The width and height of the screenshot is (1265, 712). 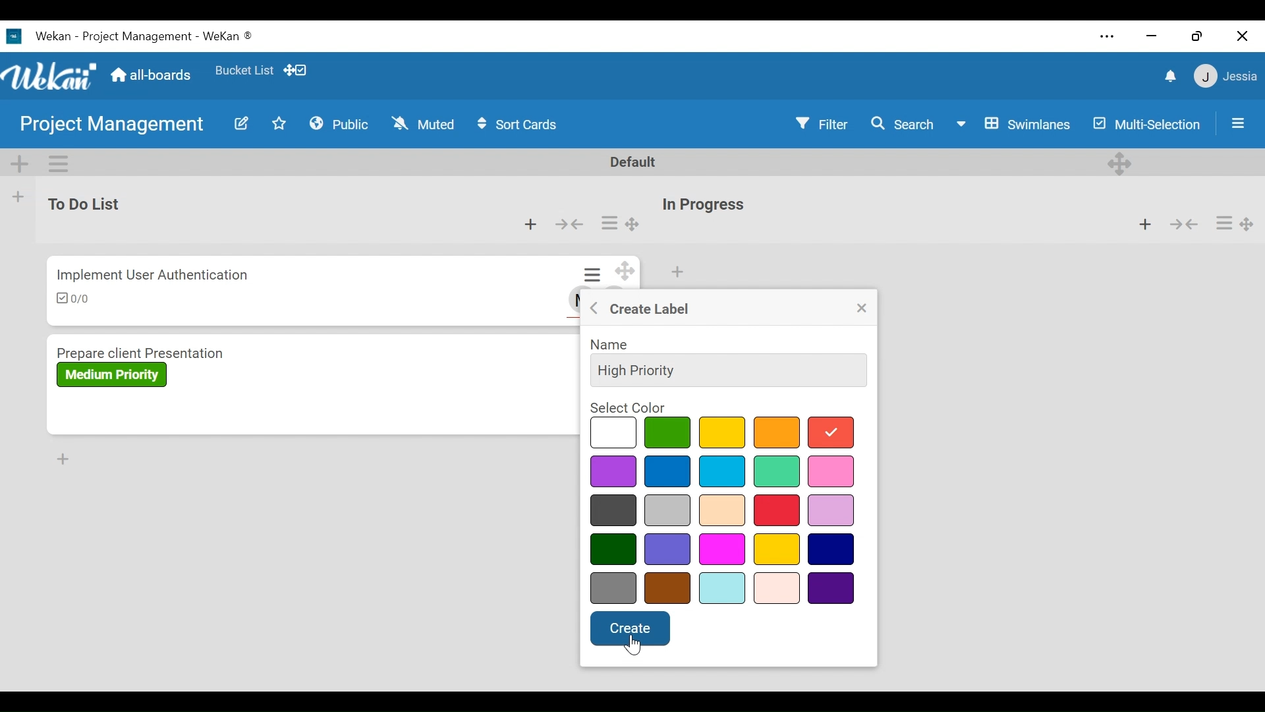 What do you see at coordinates (154, 274) in the screenshot?
I see `Card Title` at bounding box center [154, 274].